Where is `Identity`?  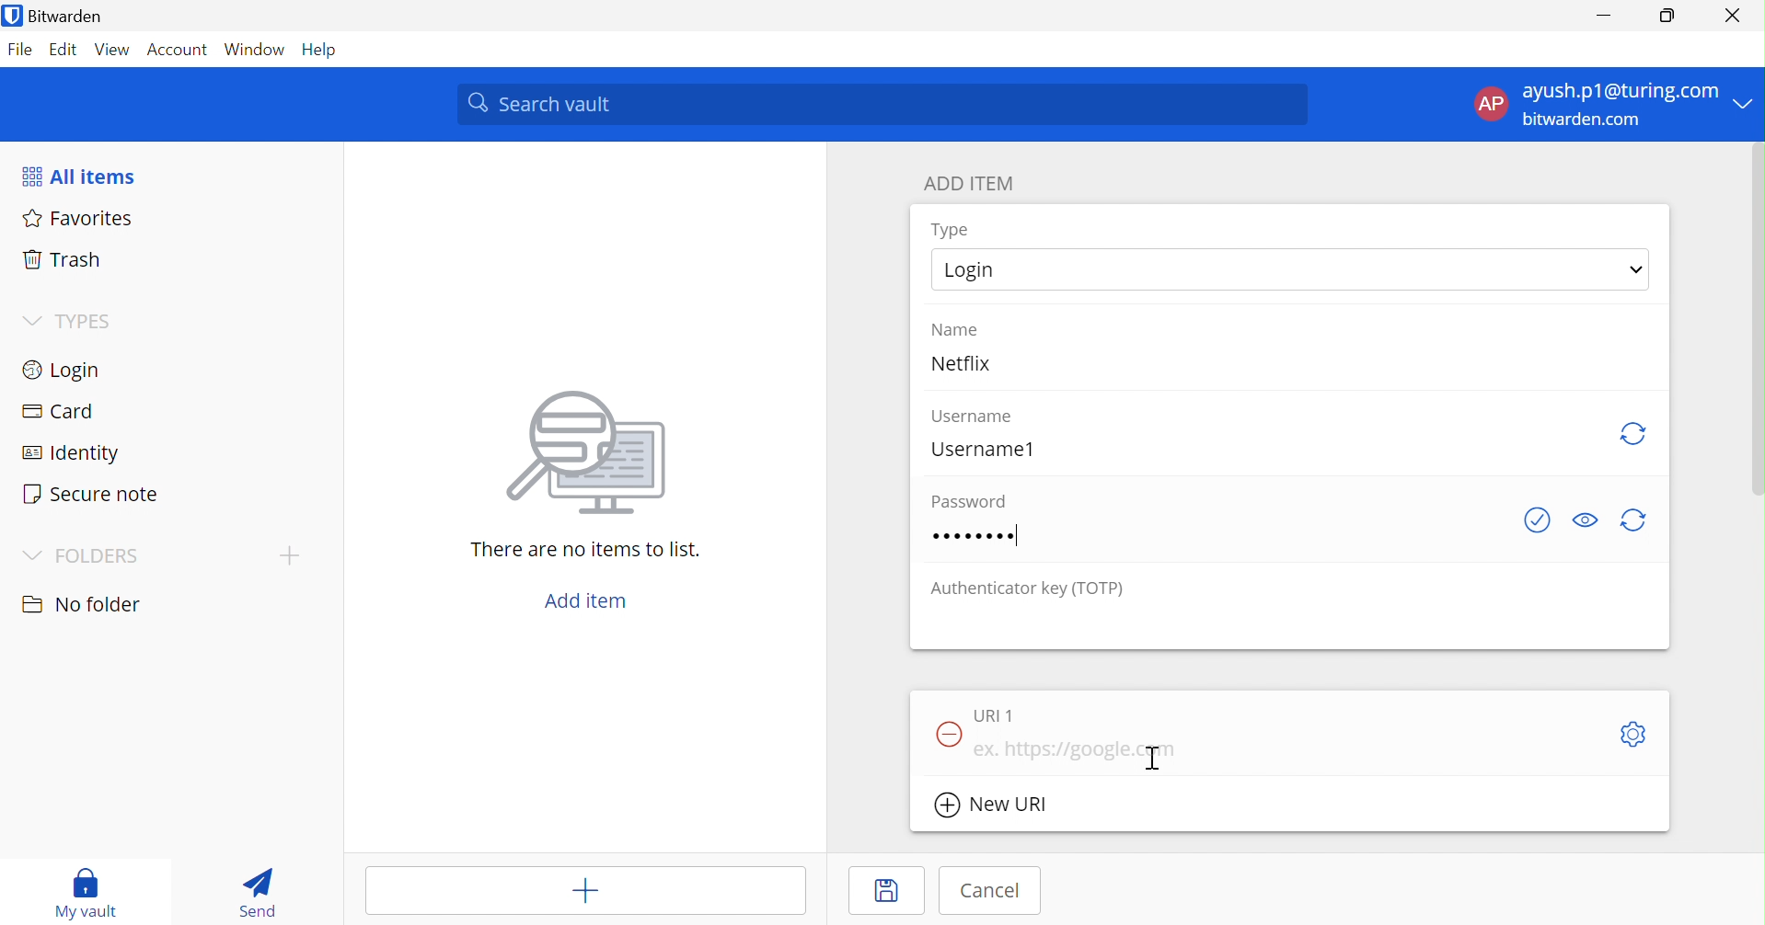 Identity is located at coordinates (66, 451).